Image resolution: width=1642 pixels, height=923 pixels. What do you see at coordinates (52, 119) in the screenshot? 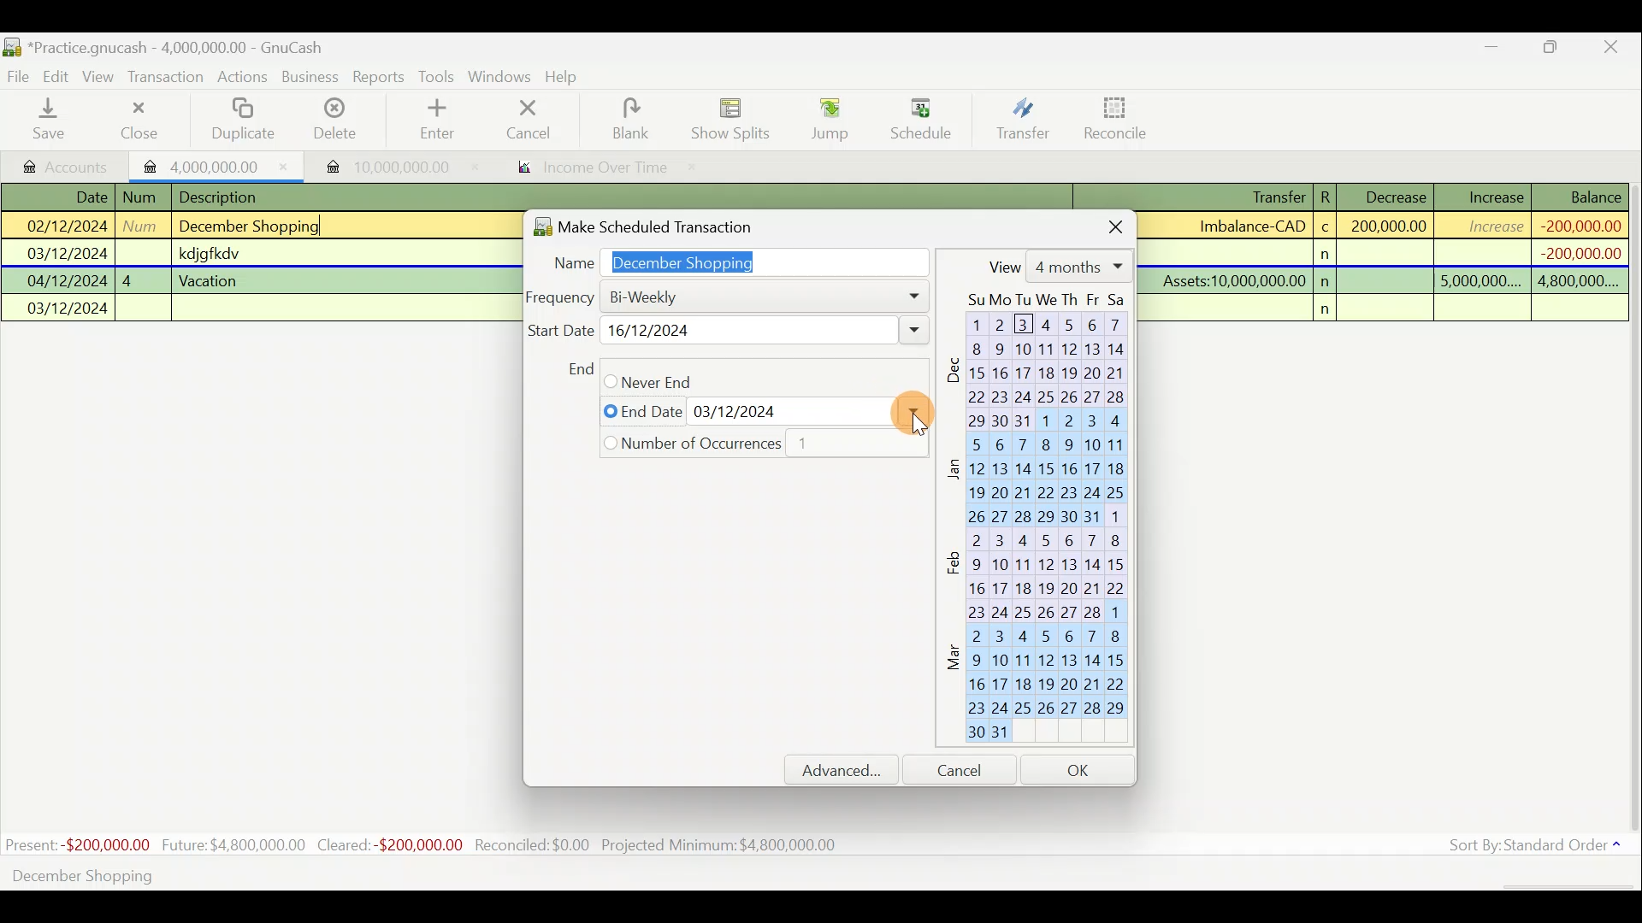
I see `Save` at bounding box center [52, 119].